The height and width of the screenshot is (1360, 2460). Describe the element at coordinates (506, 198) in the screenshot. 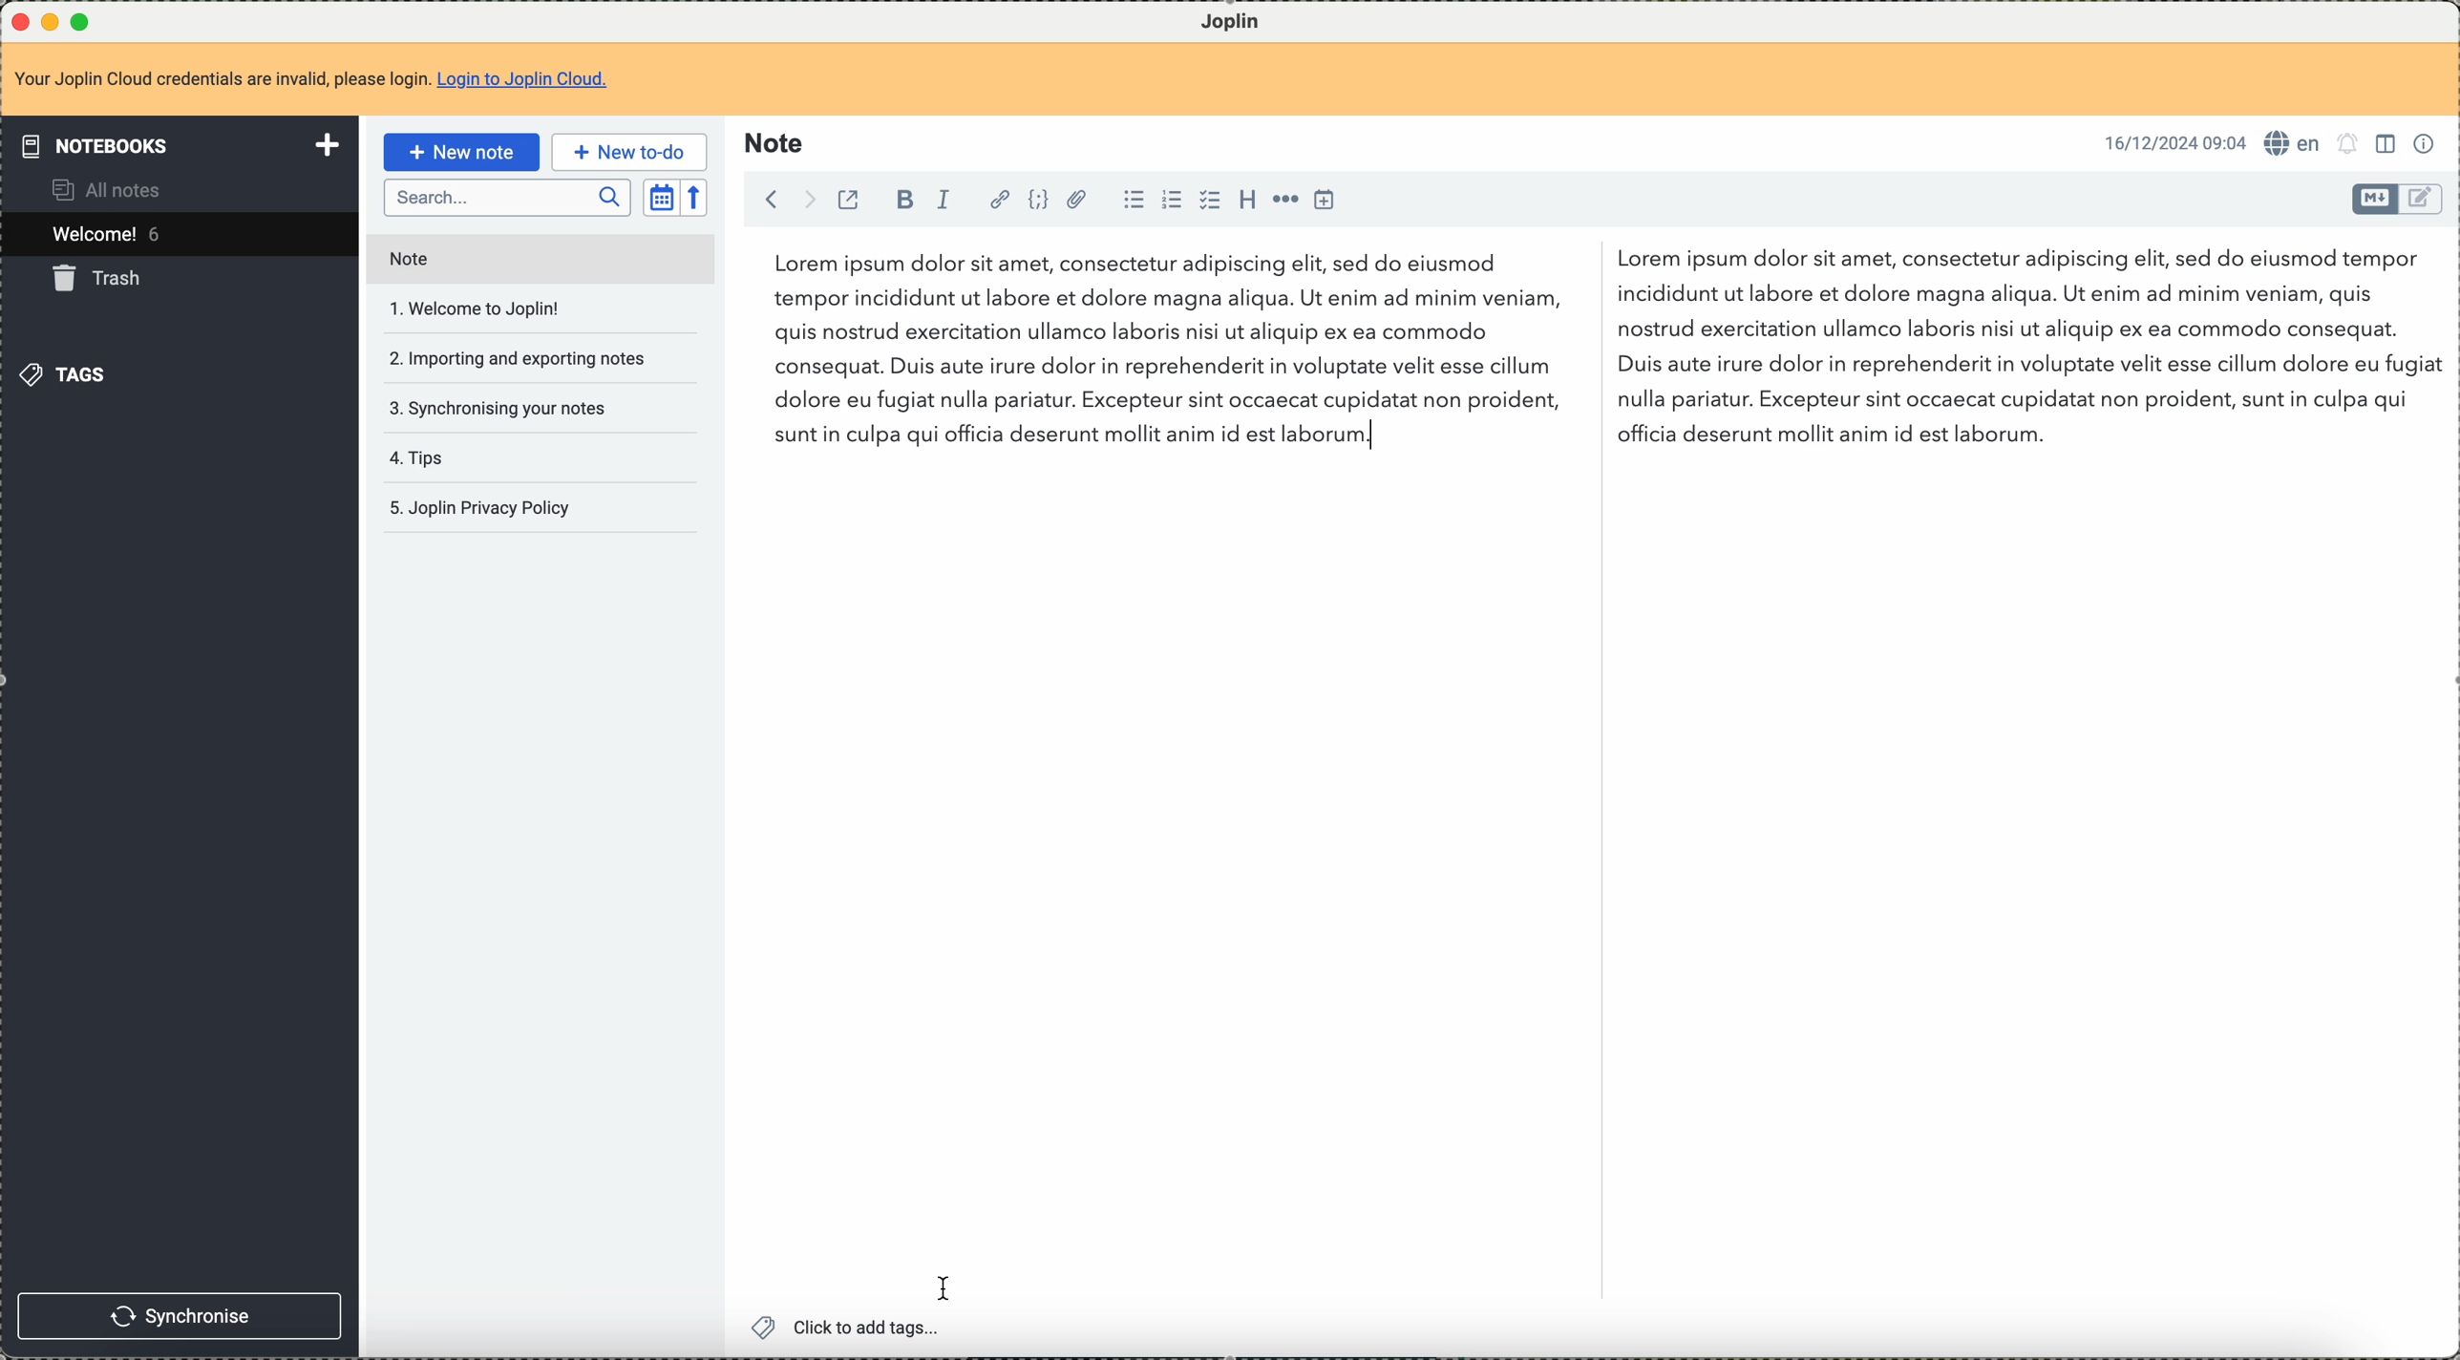

I see `search bar` at that location.